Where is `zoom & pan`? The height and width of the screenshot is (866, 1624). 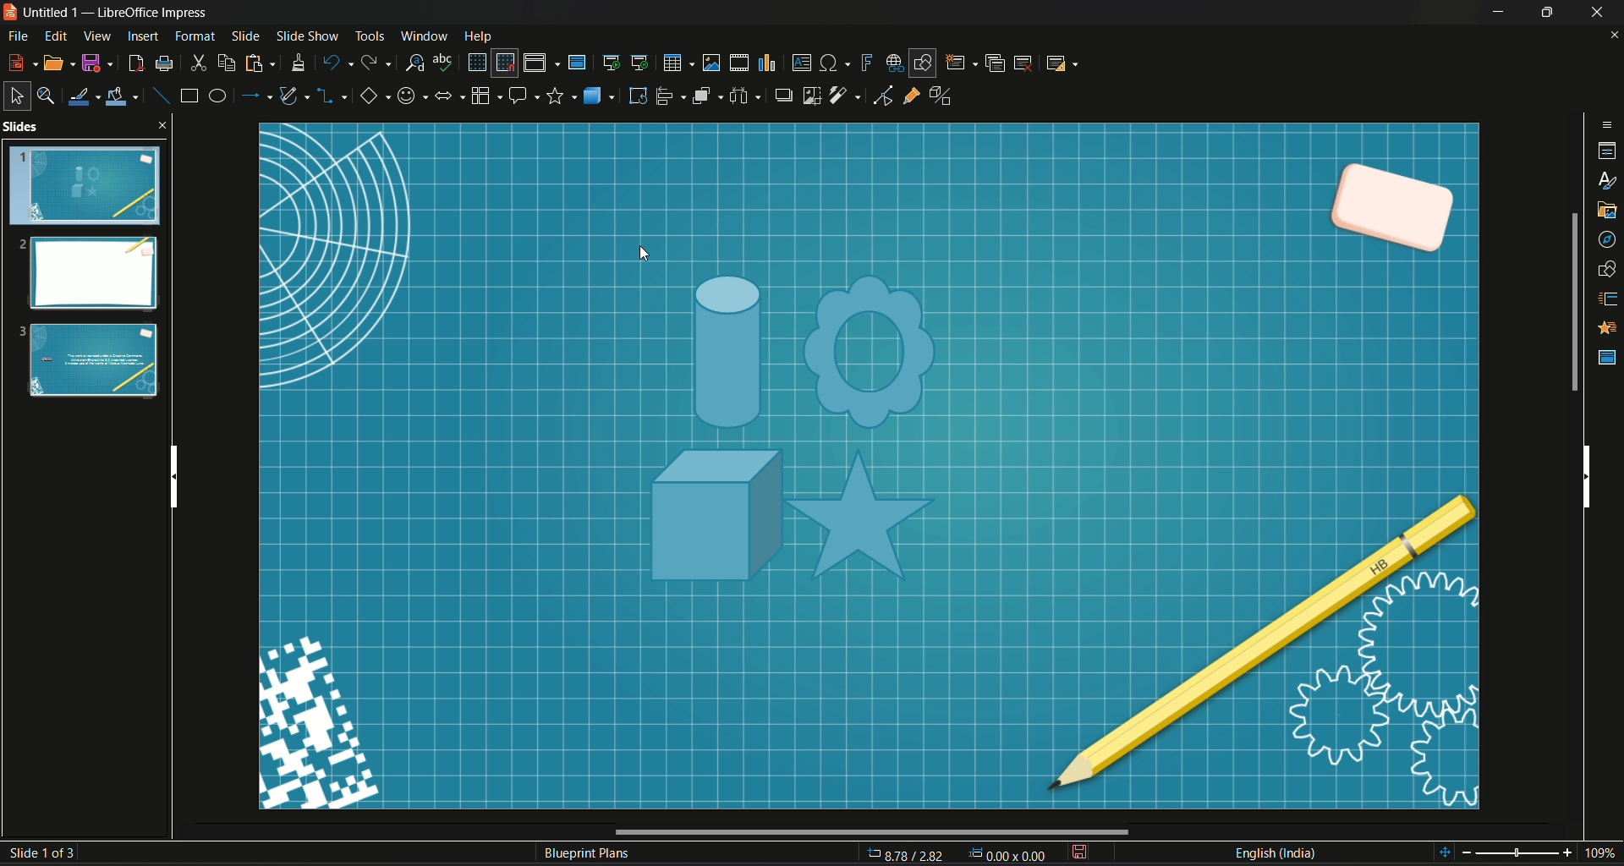
zoom & pan is located at coordinates (45, 93).